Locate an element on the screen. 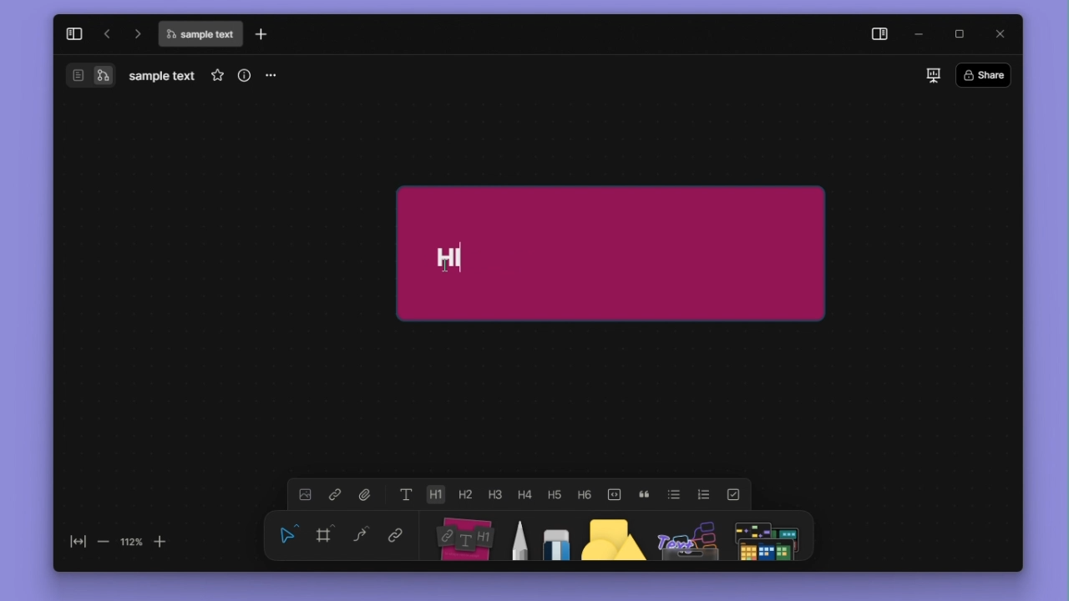 This screenshot has width=1069, height=601. Heading 6 is located at coordinates (583, 493).